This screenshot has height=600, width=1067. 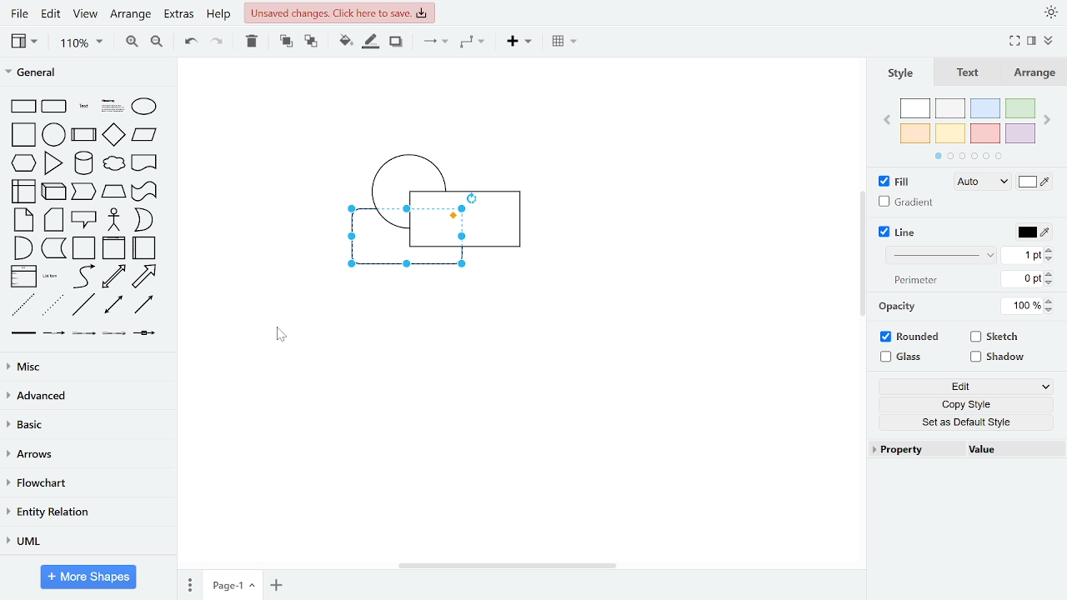 I want to click on internal storage, so click(x=25, y=192).